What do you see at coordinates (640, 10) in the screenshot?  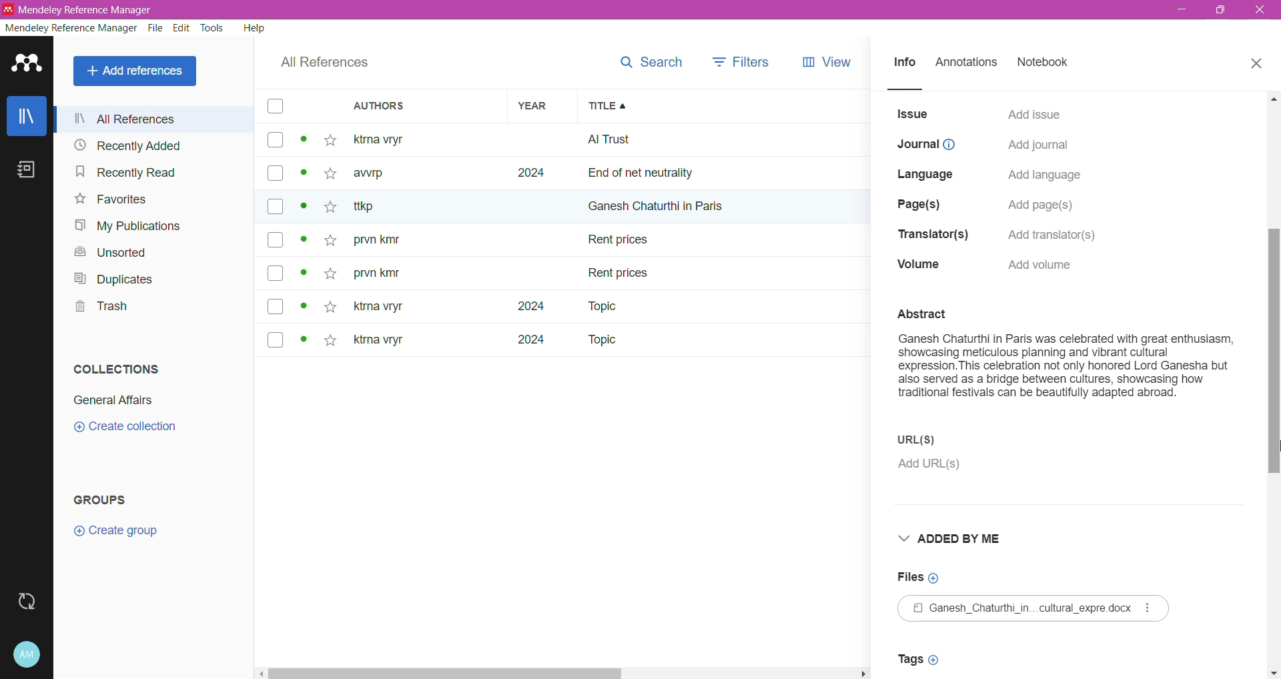 I see `Title bar color change on click` at bounding box center [640, 10].